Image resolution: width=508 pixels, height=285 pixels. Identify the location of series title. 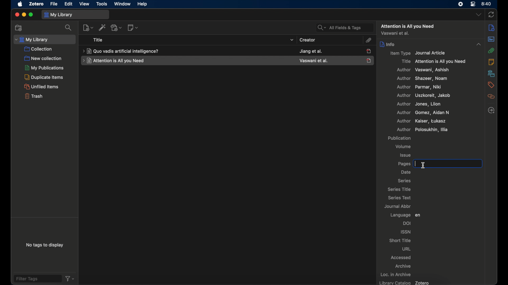
(399, 189).